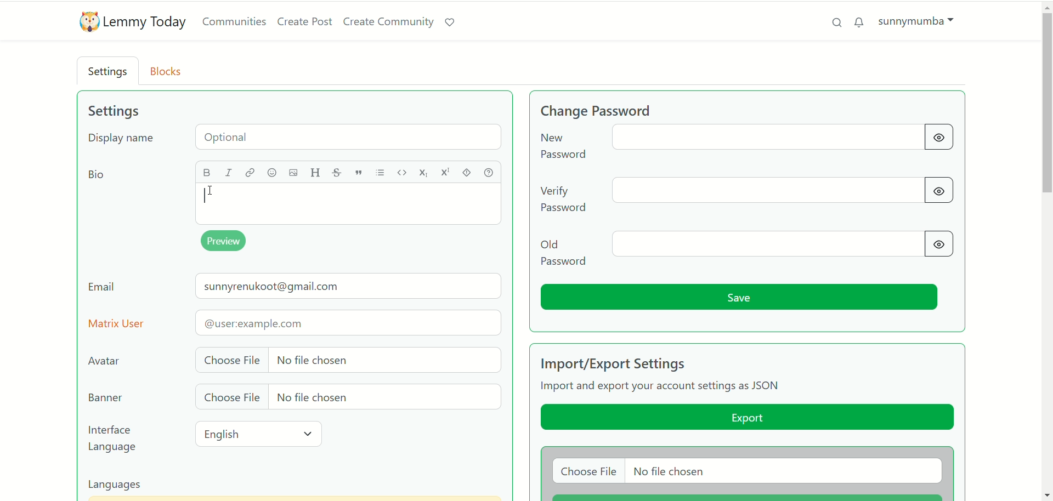 This screenshot has width=1053, height=501. I want to click on image, so click(290, 173).